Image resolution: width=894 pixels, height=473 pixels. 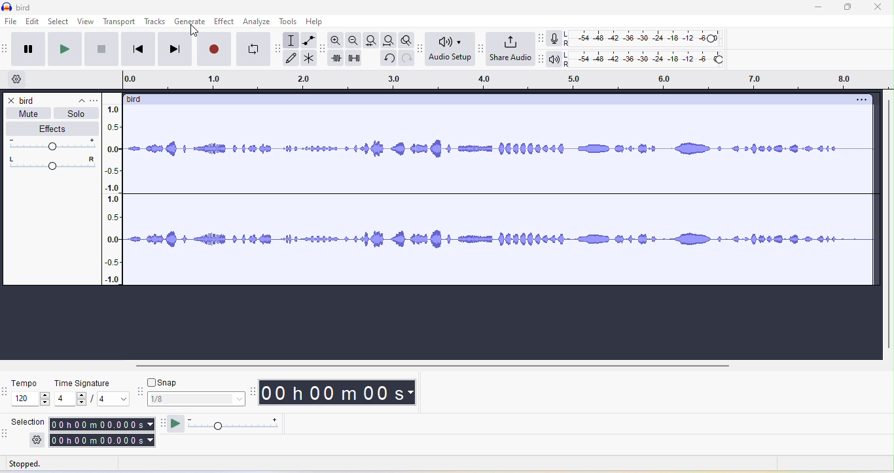 I want to click on fit project to width, so click(x=390, y=40).